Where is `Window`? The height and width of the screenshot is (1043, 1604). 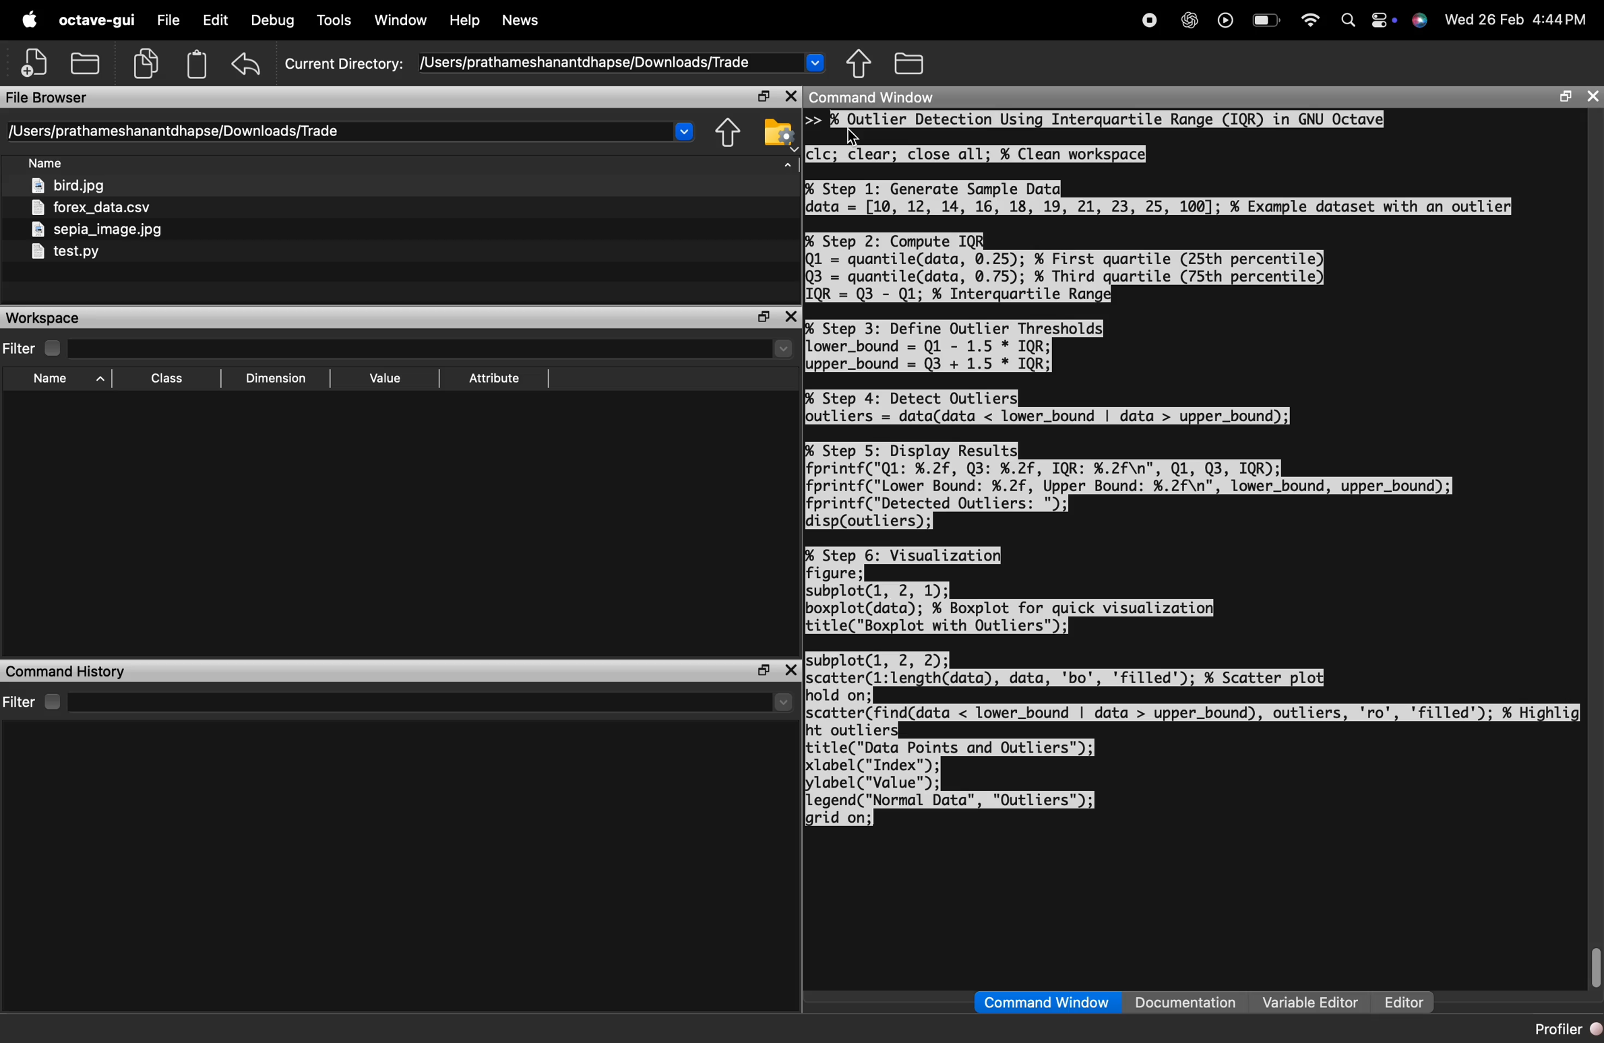 Window is located at coordinates (400, 20).